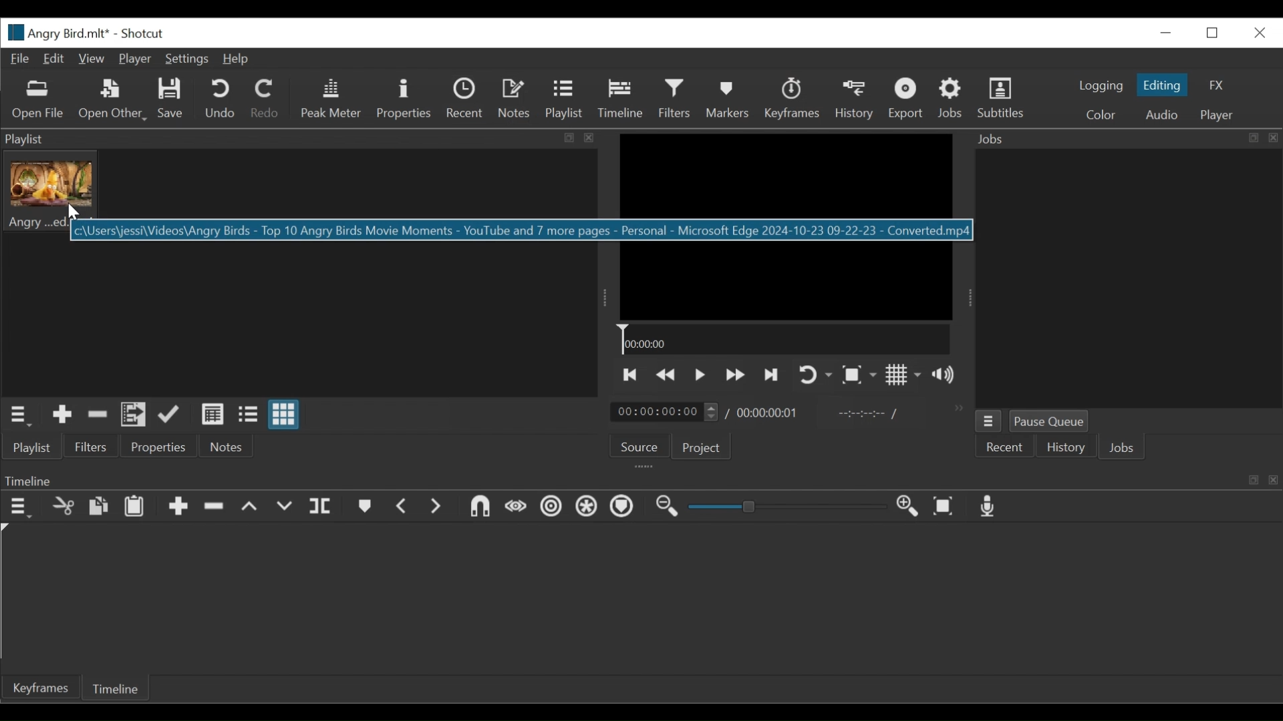  Describe the element at coordinates (172, 99) in the screenshot. I see `Save` at that location.